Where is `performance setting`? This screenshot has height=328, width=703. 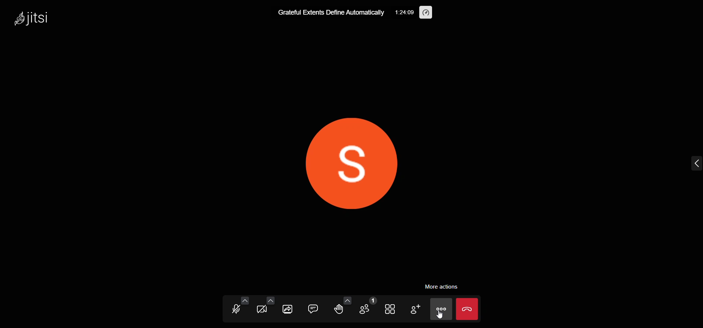
performance setting is located at coordinates (427, 12).